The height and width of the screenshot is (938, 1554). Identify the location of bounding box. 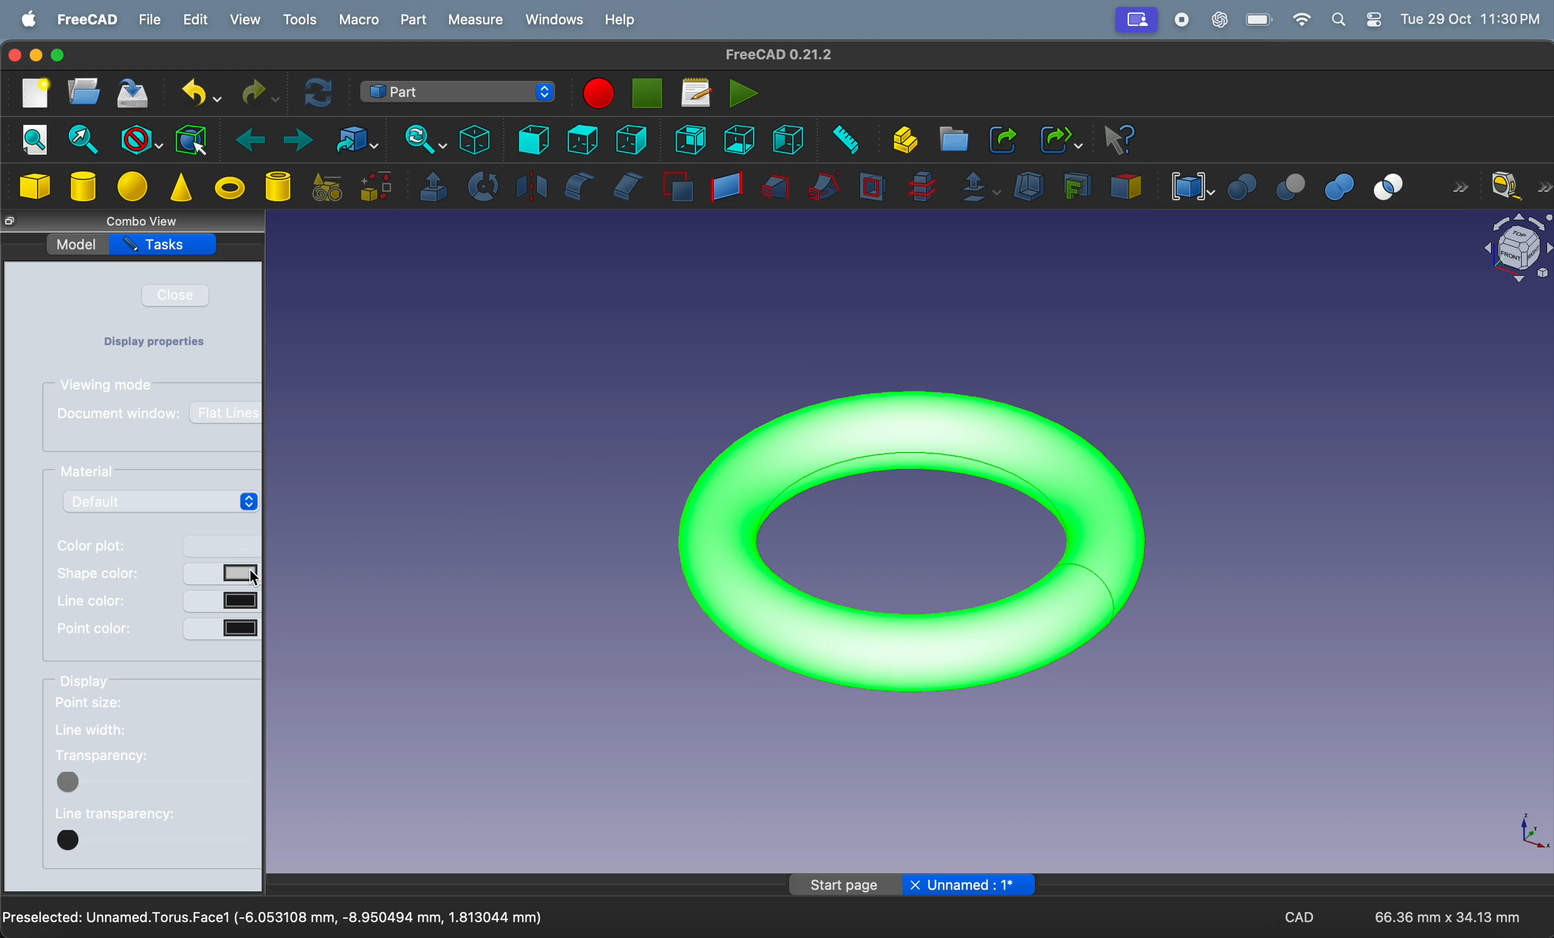
(192, 139).